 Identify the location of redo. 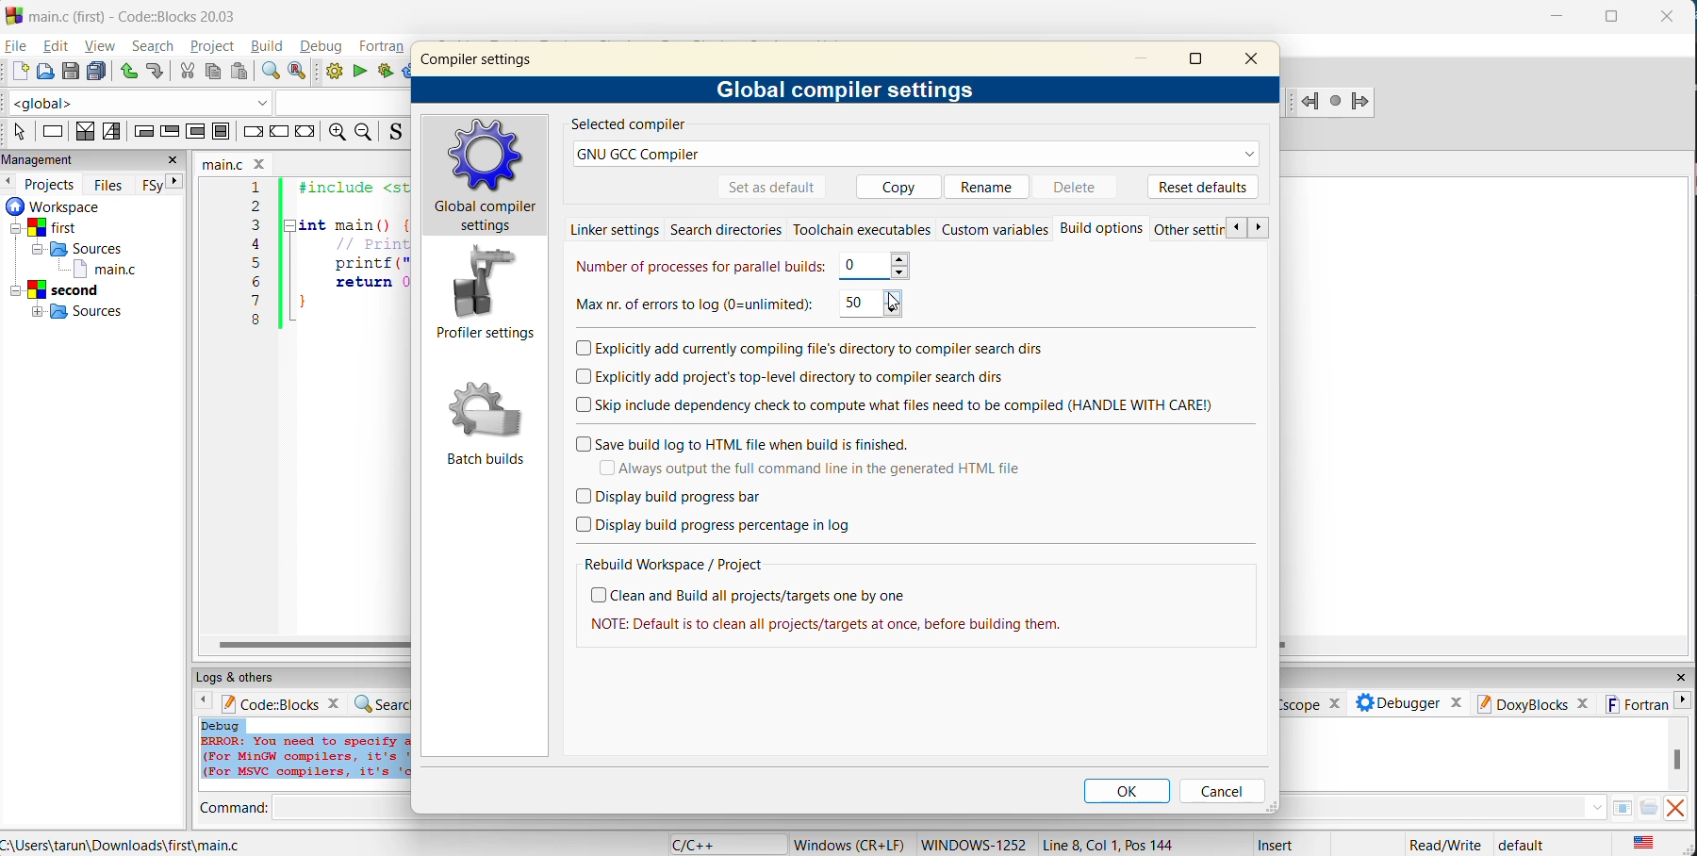
(156, 73).